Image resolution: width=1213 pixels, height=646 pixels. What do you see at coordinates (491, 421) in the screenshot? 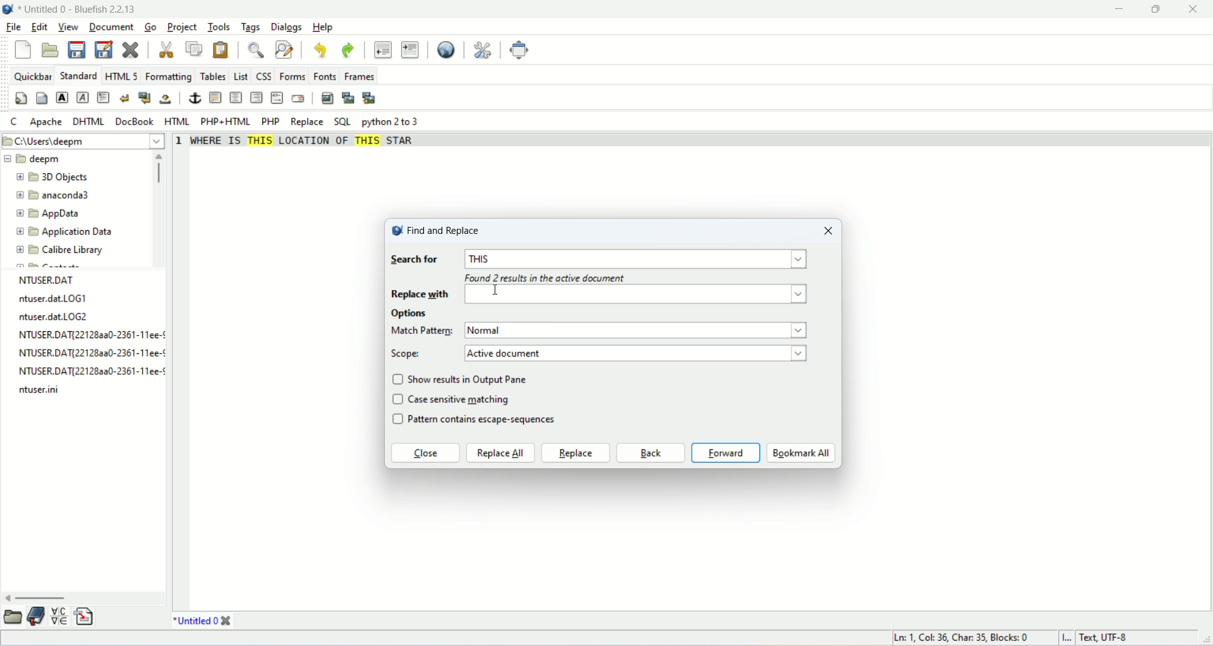
I see `pattern contains escape-sequences` at bounding box center [491, 421].